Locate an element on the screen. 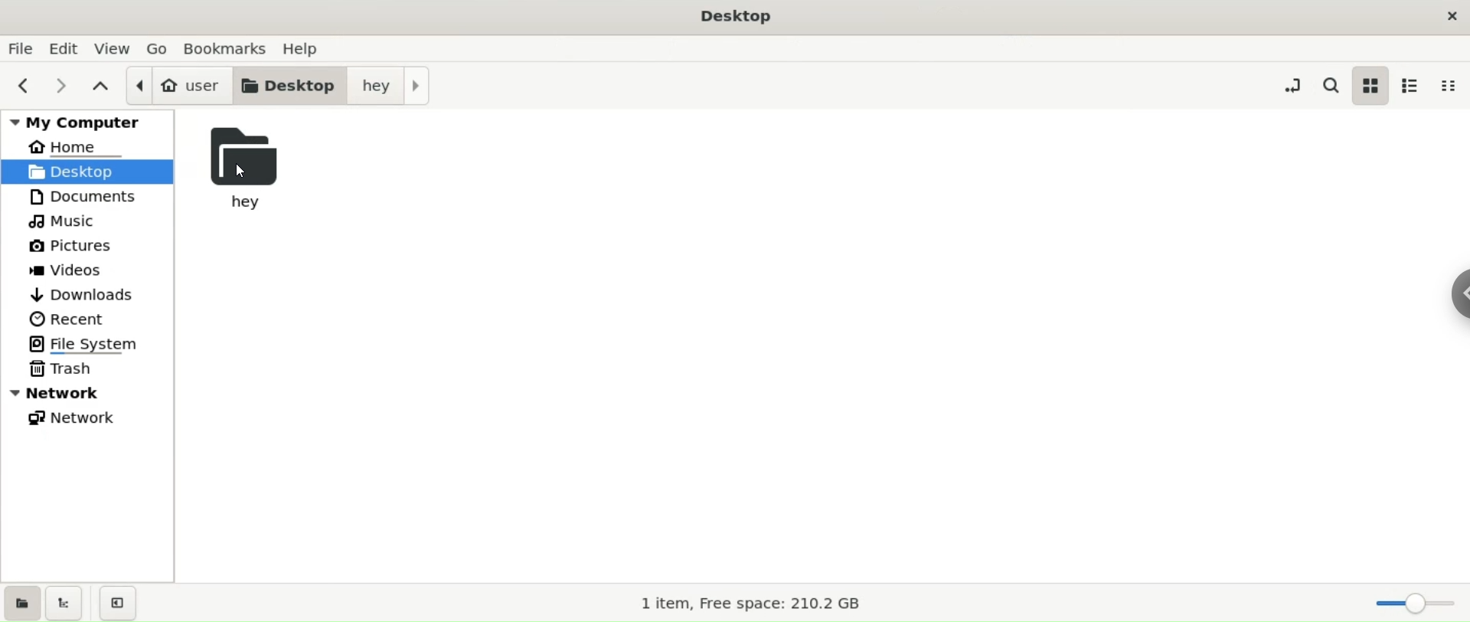 The width and height of the screenshot is (1470, 622). show treeview is located at coordinates (69, 602).